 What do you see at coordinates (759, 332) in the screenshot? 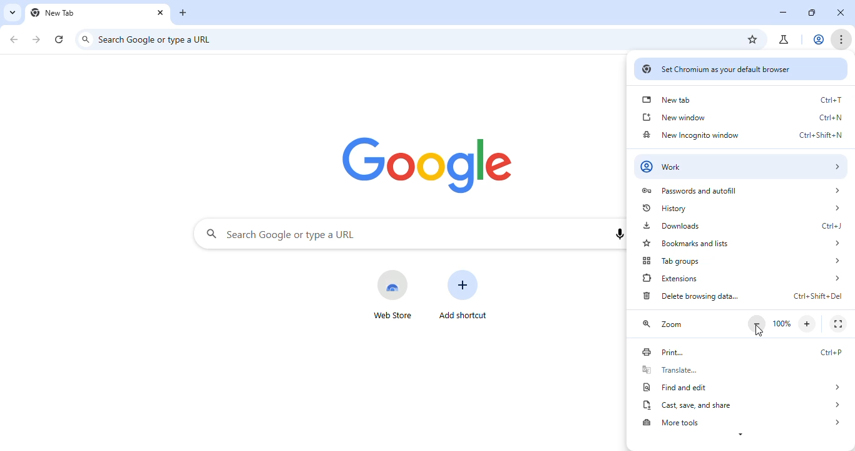
I see `cursor movement` at bounding box center [759, 332].